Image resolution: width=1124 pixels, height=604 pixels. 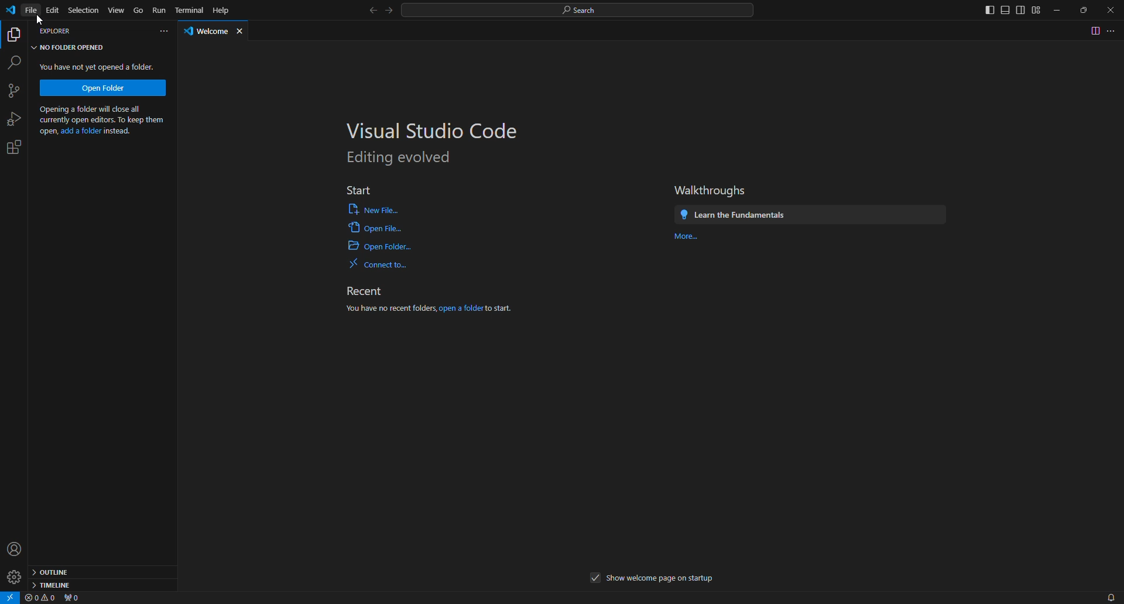 What do you see at coordinates (1107, 596) in the screenshot?
I see `notifications` at bounding box center [1107, 596].